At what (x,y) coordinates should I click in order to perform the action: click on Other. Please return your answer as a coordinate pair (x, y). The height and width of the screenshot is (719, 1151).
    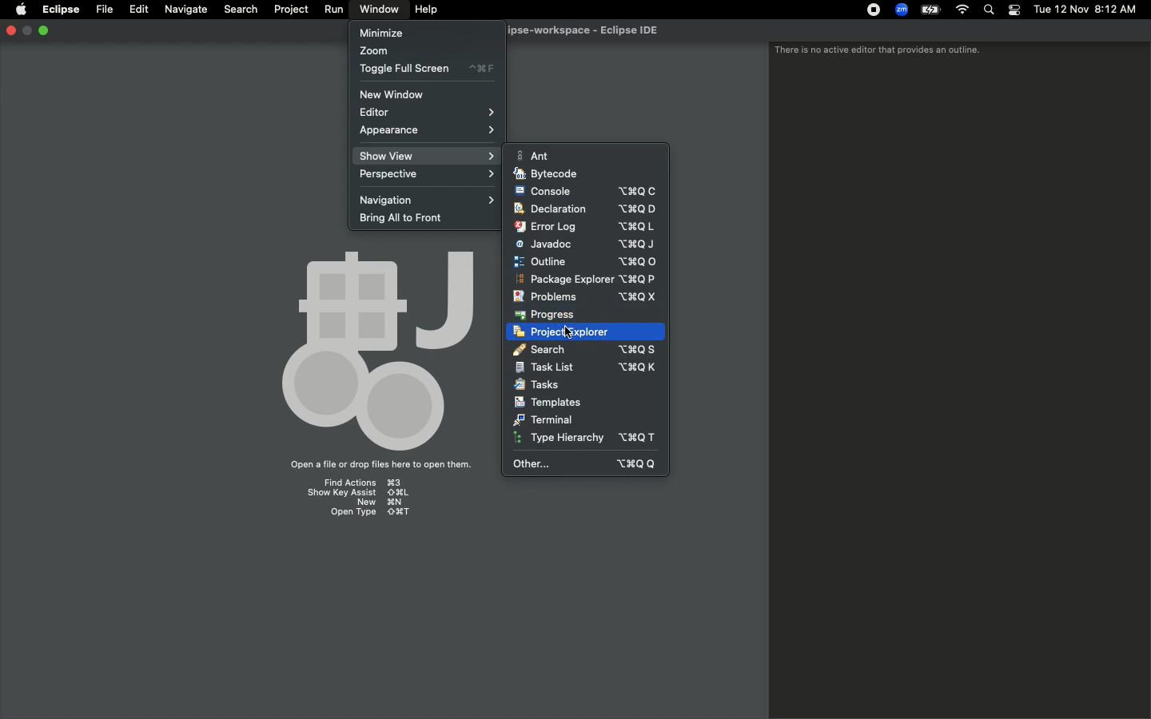
    Looking at the image, I should click on (582, 463).